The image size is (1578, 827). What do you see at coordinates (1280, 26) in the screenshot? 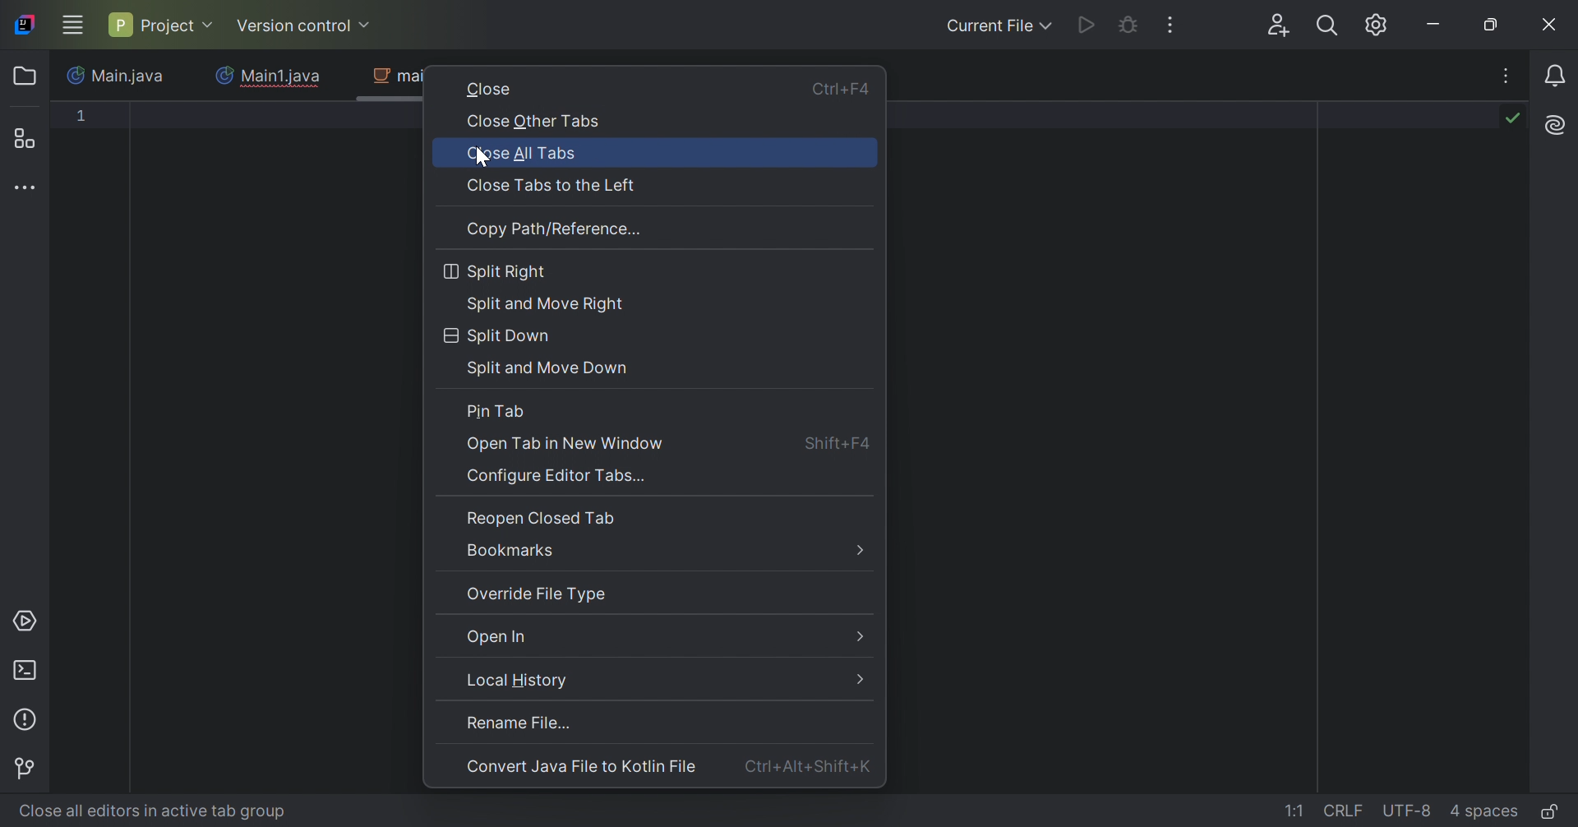
I see `Code with me` at bounding box center [1280, 26].